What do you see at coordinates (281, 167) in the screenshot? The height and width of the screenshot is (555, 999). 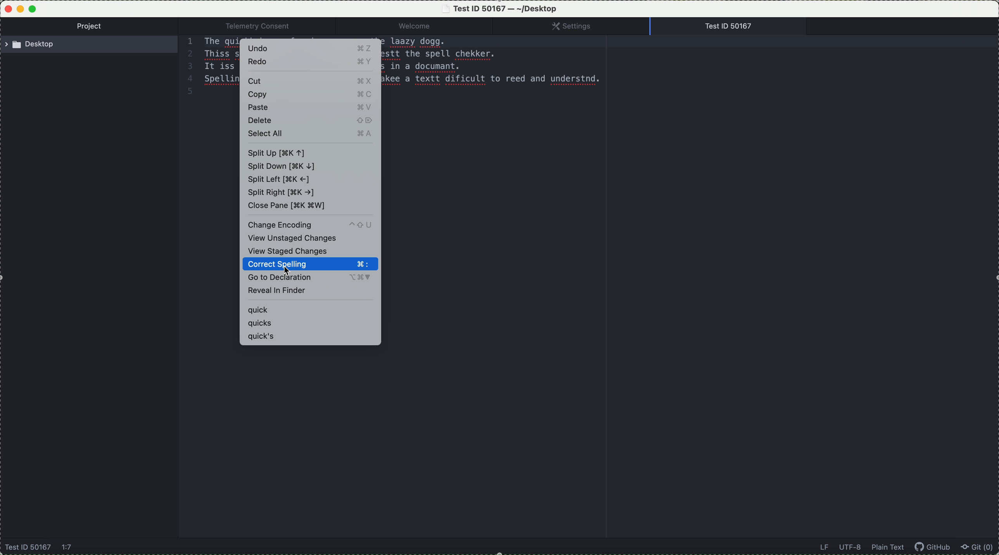 I see `split down` at bounding box center [281, 167].